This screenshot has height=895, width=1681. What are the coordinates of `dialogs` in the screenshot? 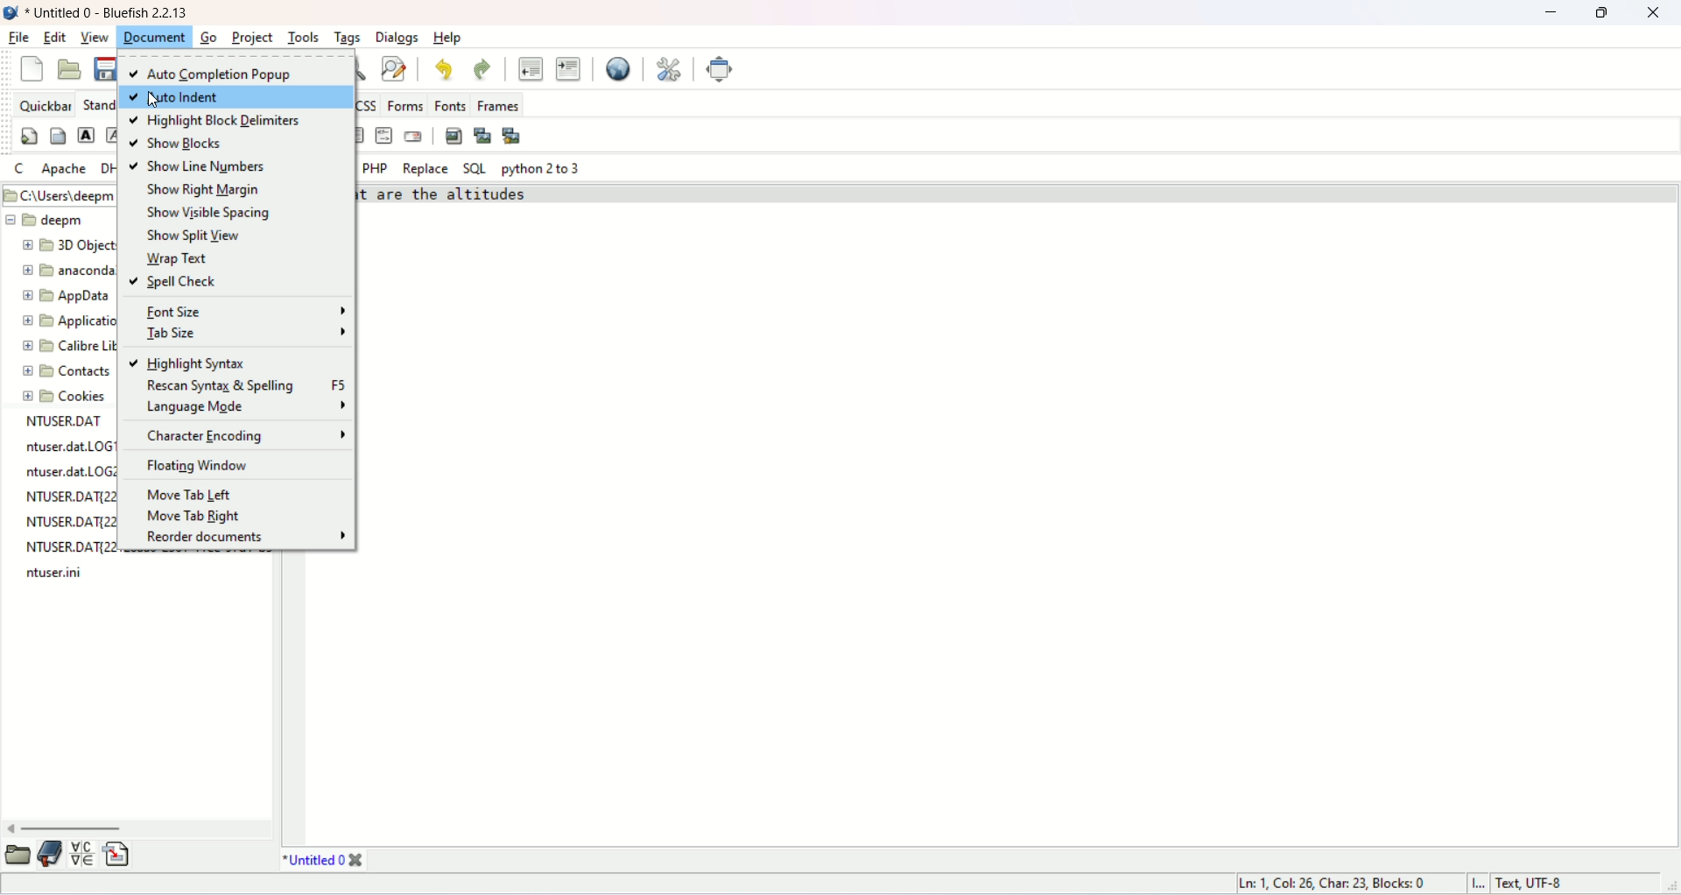 It's located at (400, 39).